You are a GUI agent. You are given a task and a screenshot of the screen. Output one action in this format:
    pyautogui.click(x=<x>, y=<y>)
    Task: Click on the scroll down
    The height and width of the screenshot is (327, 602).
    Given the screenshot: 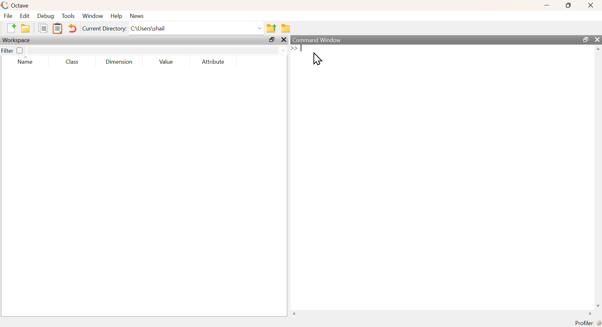 What is the action you would take?
    pyautogui.click(x=598, y=306)
    